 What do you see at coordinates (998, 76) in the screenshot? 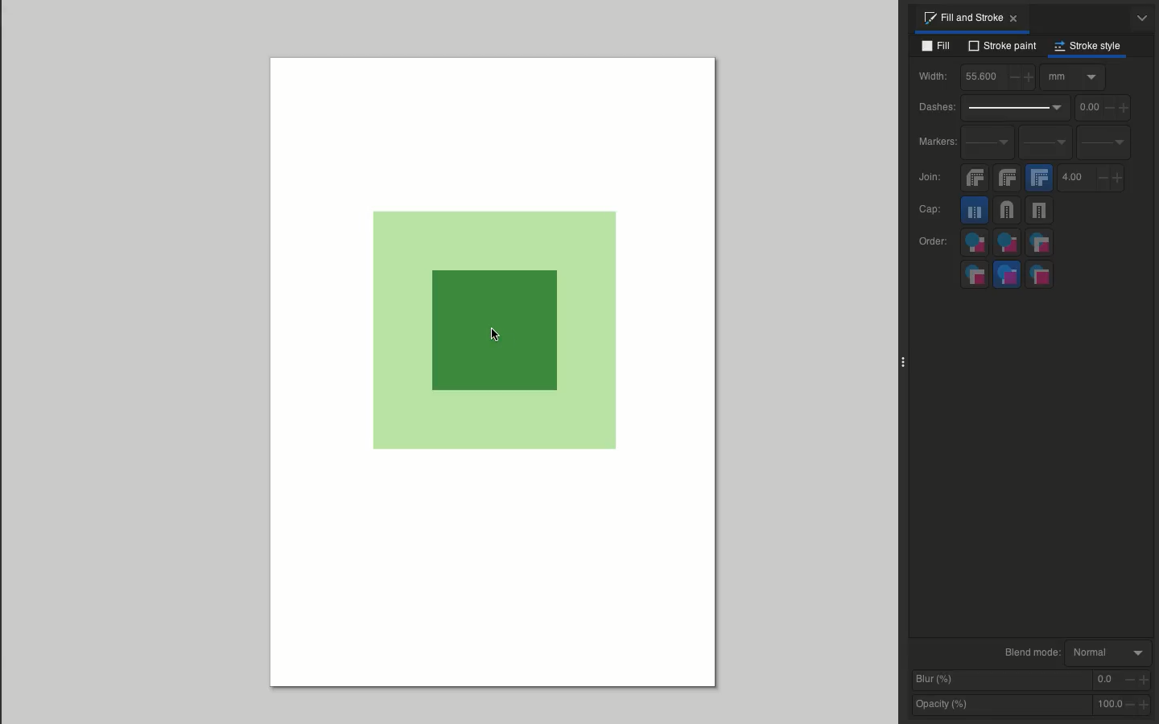
I see `55.6` at bounding box center [998, 76].